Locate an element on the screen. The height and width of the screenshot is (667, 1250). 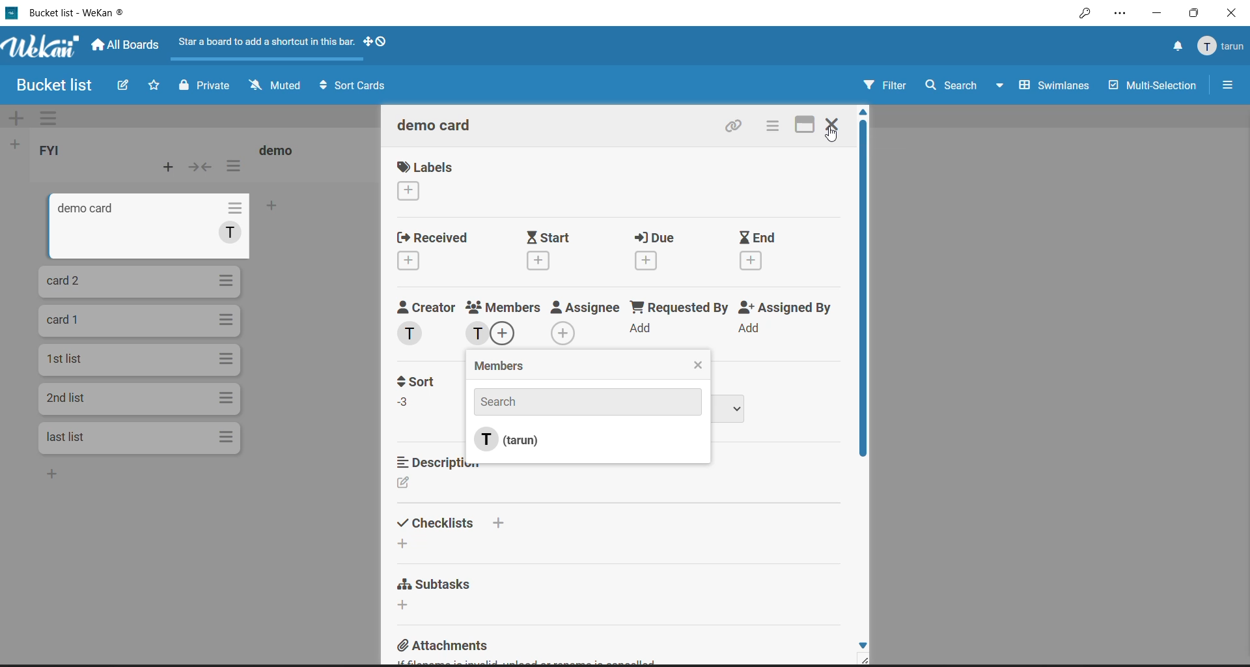
card actions is located at coordinates (227, 279).